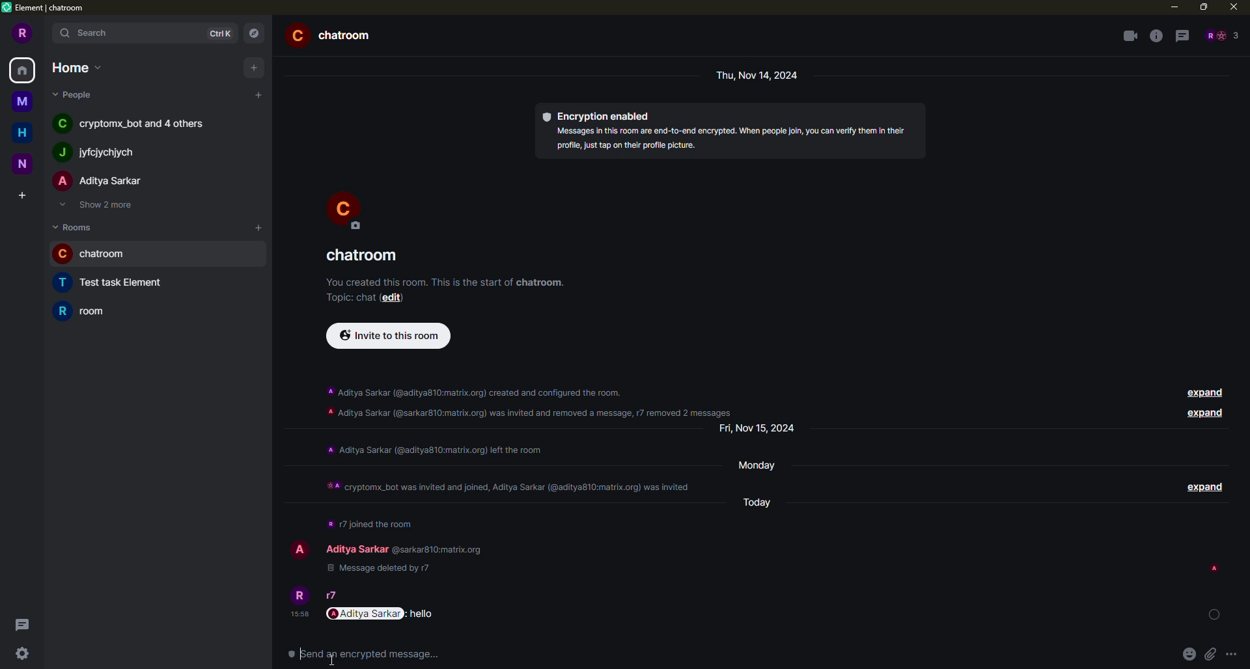 Image resolution: width=1250 pixels, height=669 pixels. I want to click on emoji, so click(1165, 654).